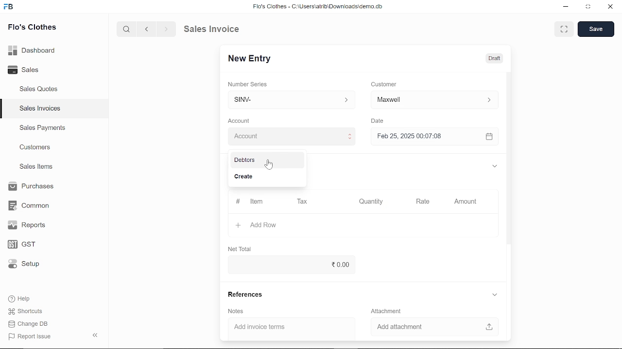 This screenshot has height=349, width=622. What do you see at coordinates (26, 264) in the screenshot?
I see `Setup` at bounding box center [26, 264].